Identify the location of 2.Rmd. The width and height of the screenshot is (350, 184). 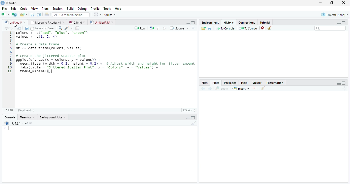
(75, 22).